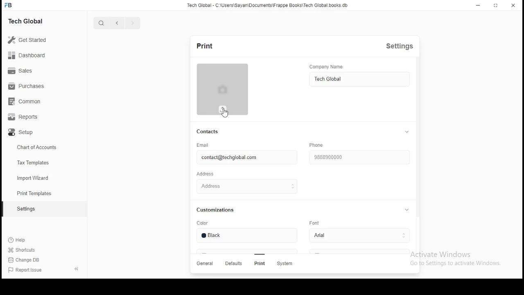  I want to click on MINIMIZE , so click(479, 5).